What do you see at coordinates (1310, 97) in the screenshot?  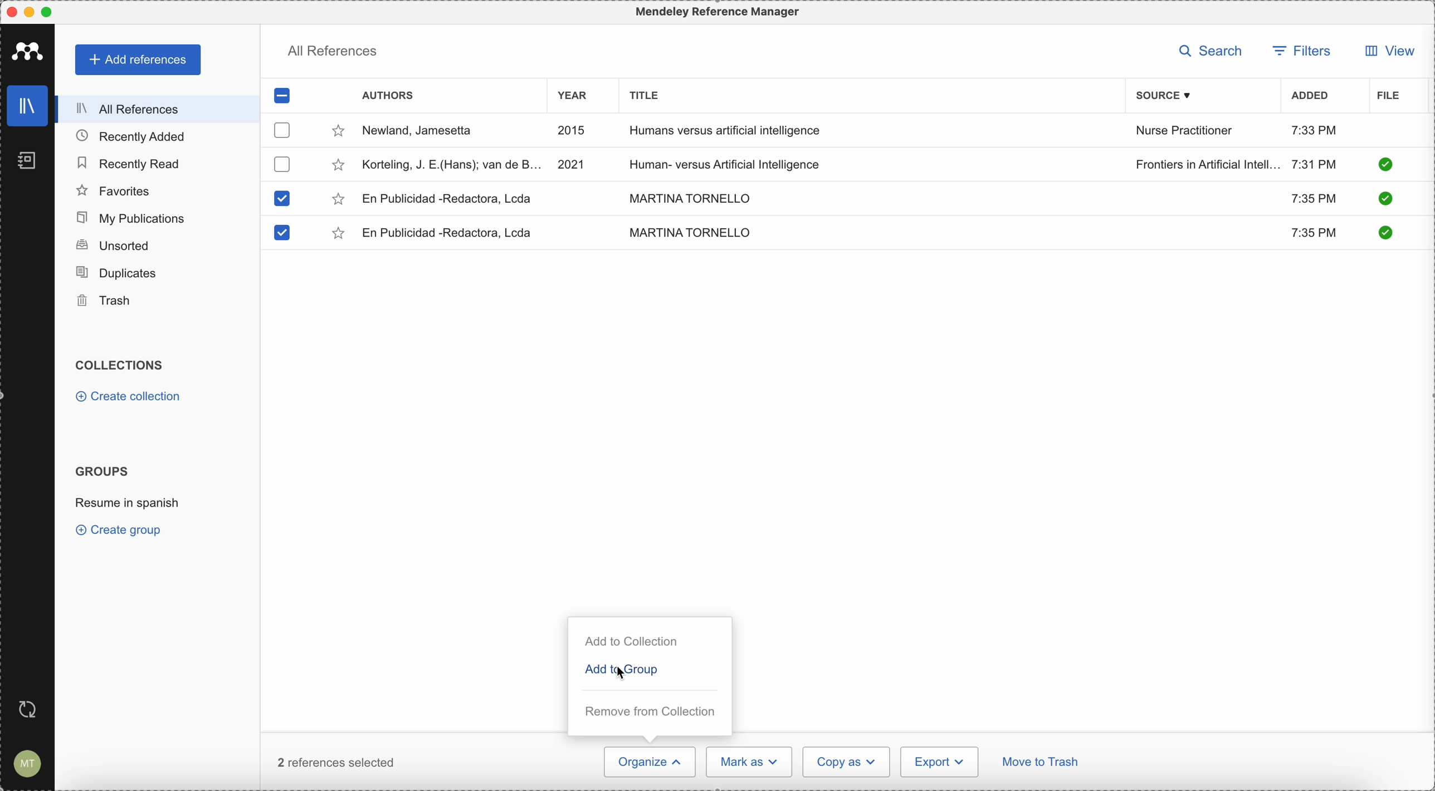 I see `added` at bounding box center [1310, 97].